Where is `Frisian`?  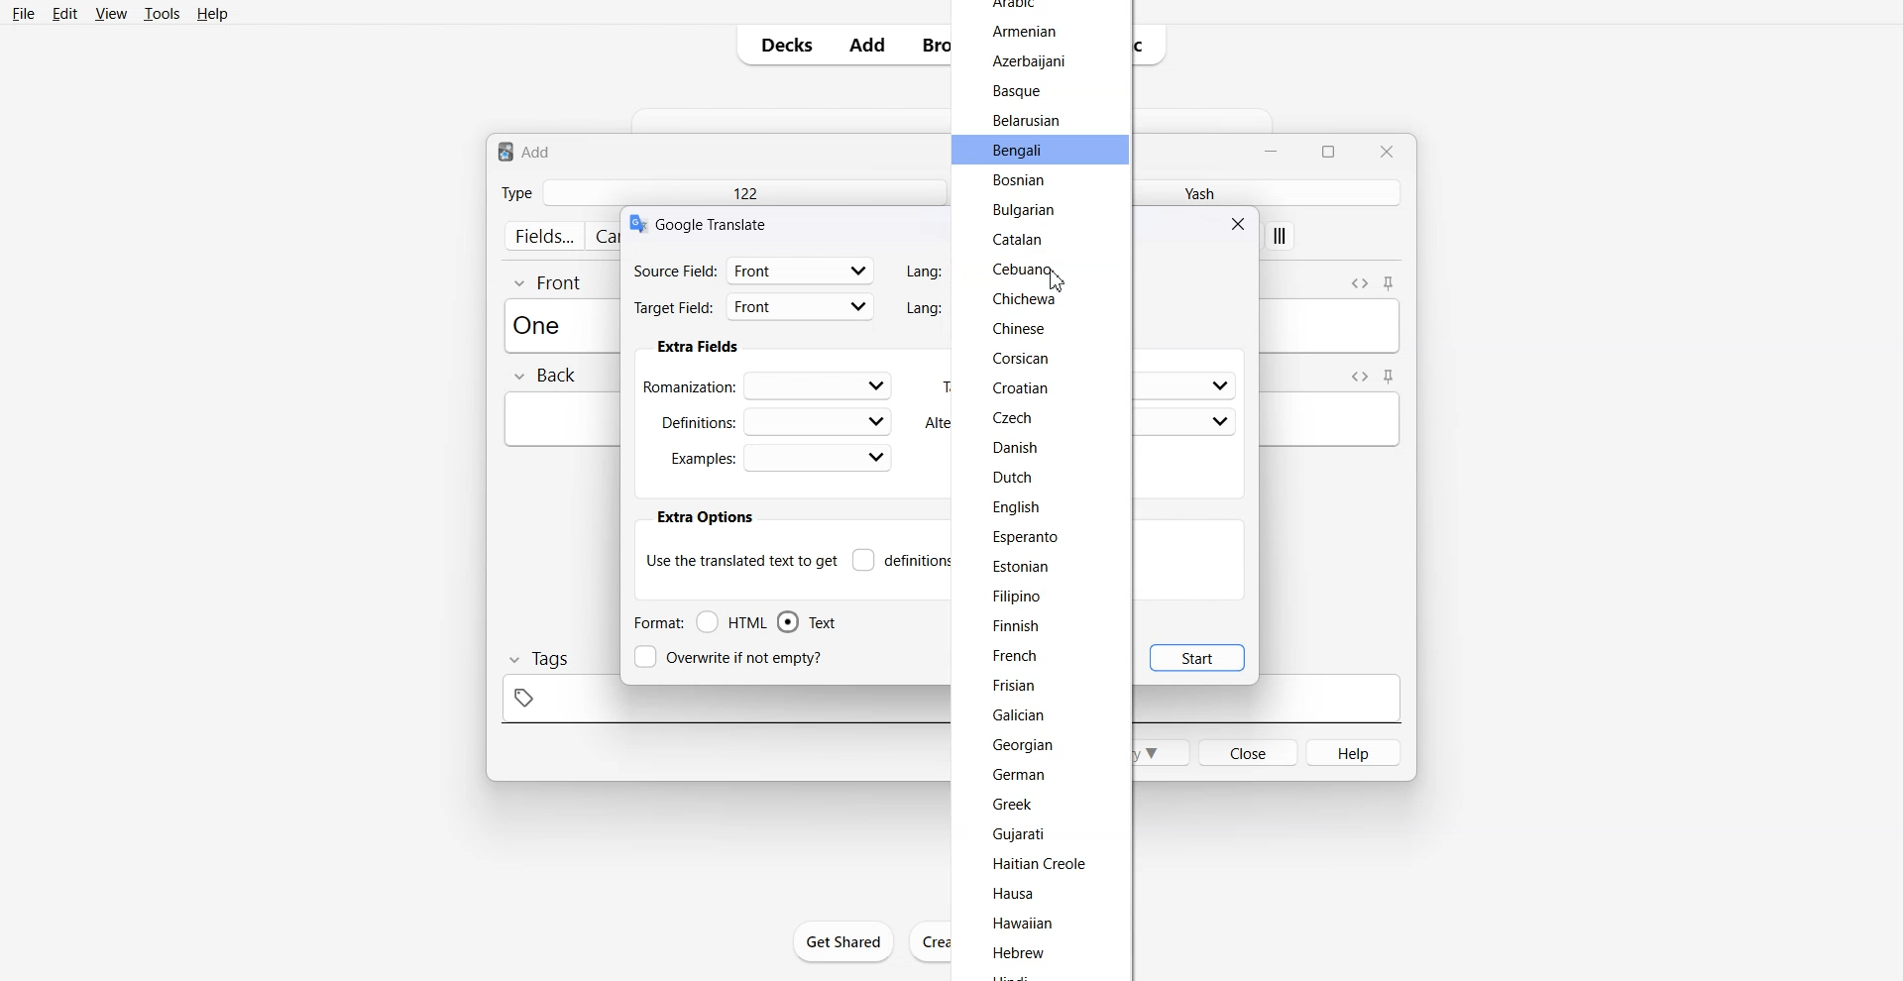 Frisian is located at coordinates (1011, 686).